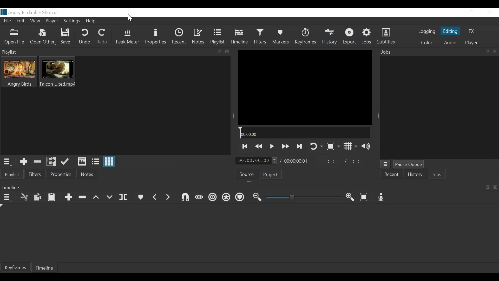 The height and width of the screenshot is (281, 499). What do you see at coordinates (410, 164) in the screenshot?
I see `Pause Queue` at bounding box center [410, 164].